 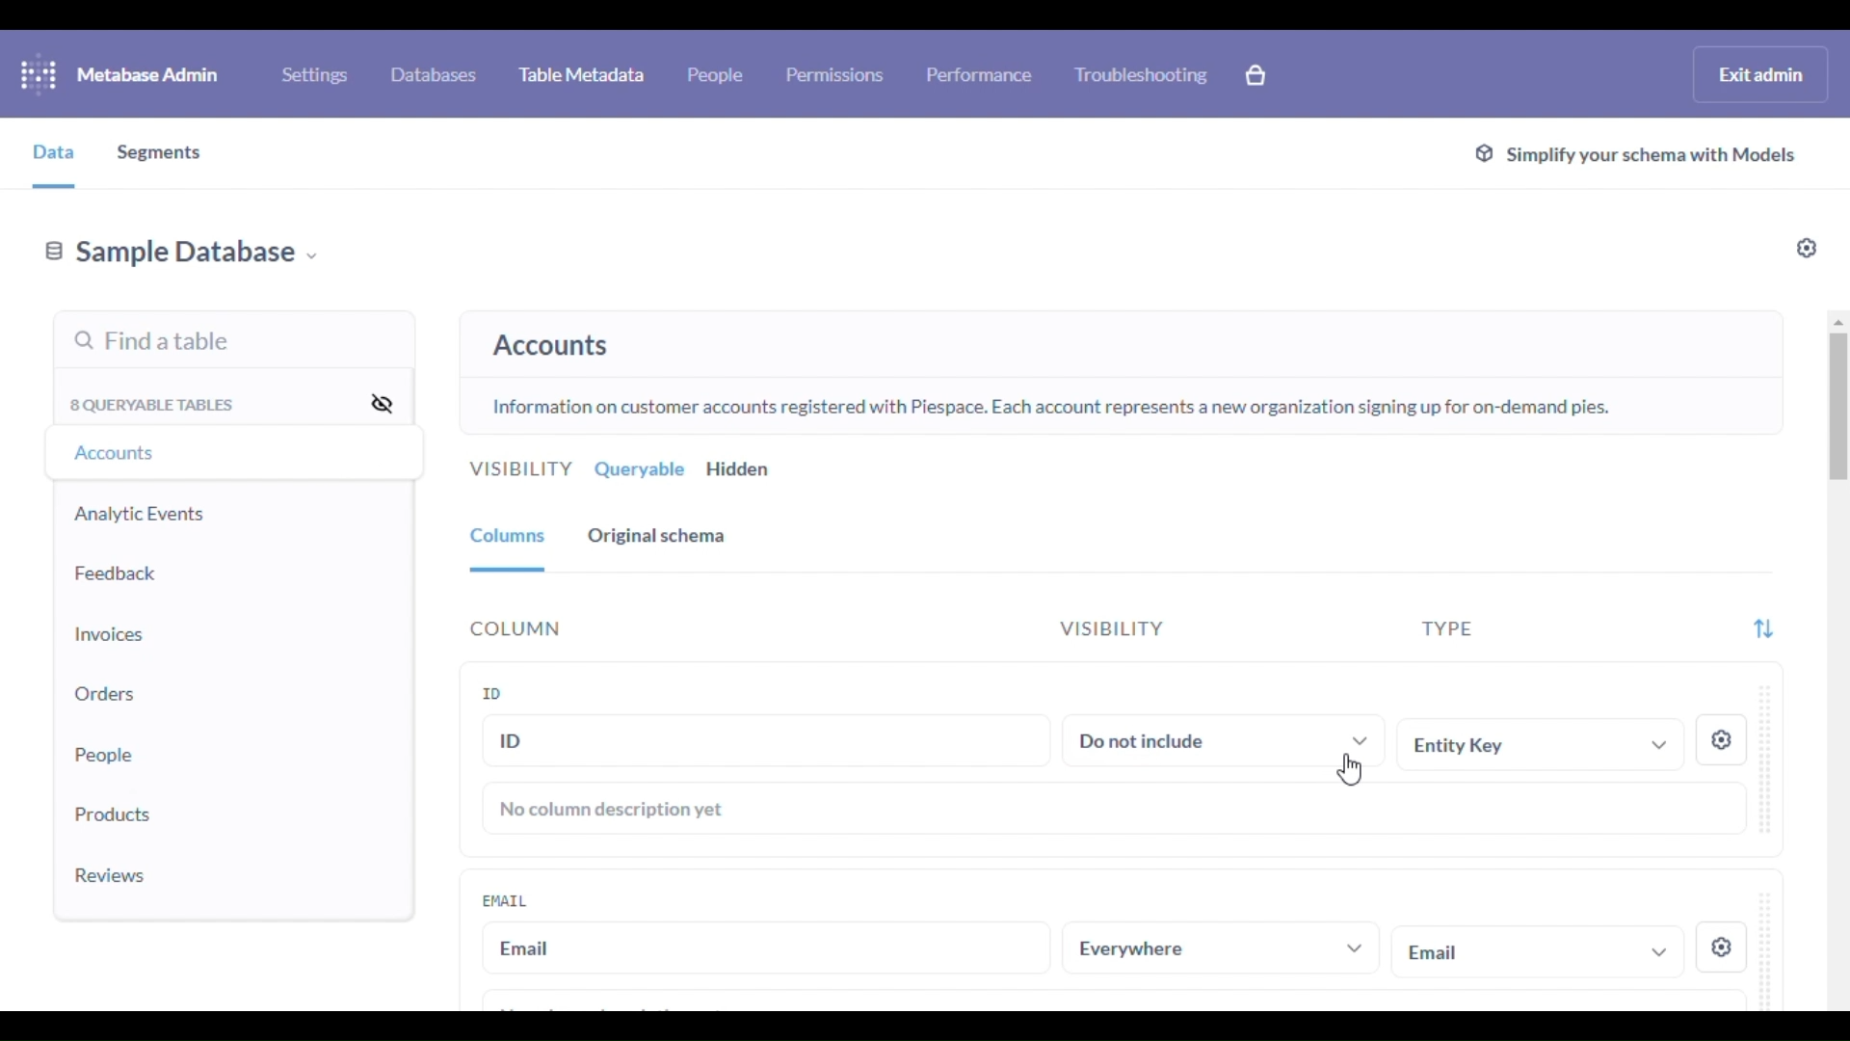 What do you see at coordinates (1256, 75) in the screenshot?
I see `explore paid features` at bounding box center [1256, 75].